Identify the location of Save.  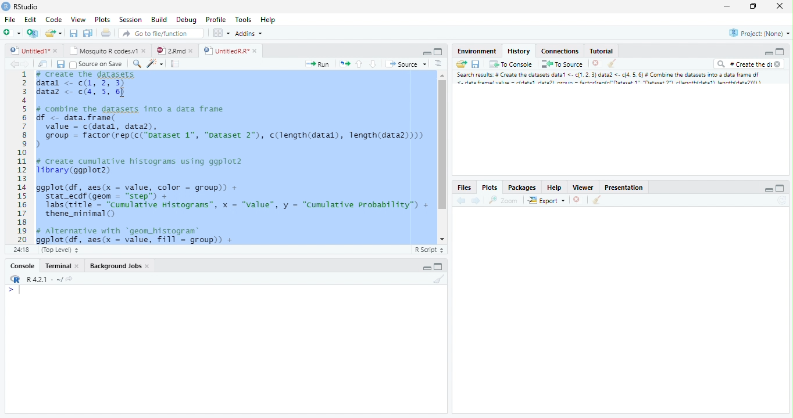
(73, 33).